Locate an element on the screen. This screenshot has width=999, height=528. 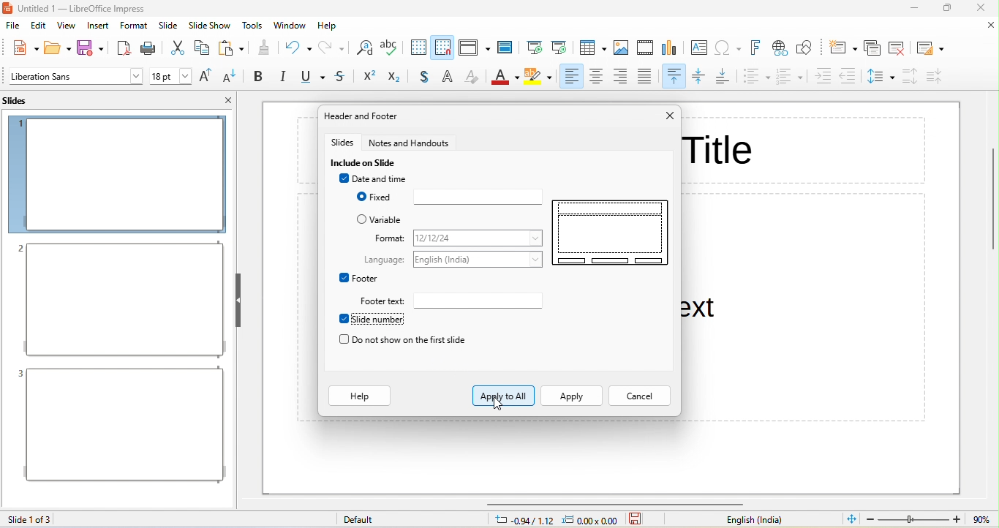
align right is located at coordinates (623, 77).